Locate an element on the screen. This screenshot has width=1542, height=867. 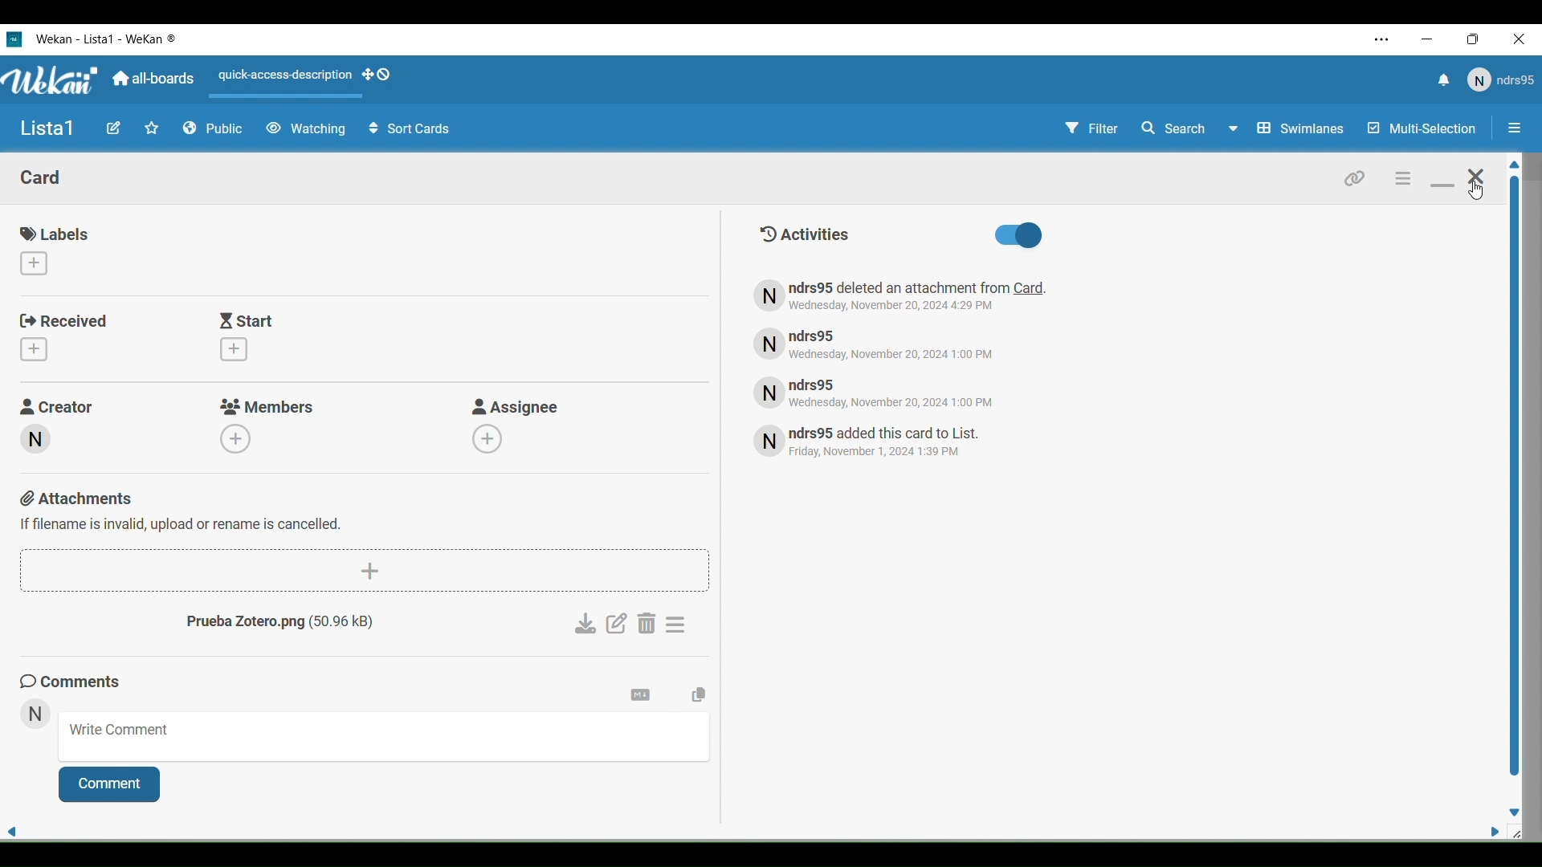
Text is located at coordinates (903, 296).